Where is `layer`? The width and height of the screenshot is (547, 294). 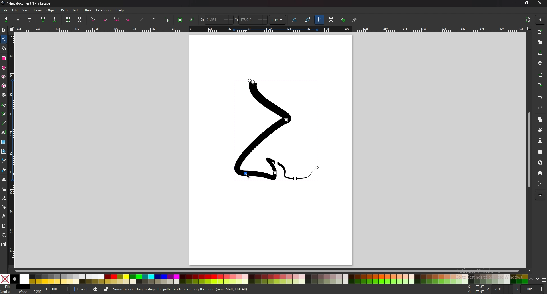 layer is located at coordinates (38, 10).